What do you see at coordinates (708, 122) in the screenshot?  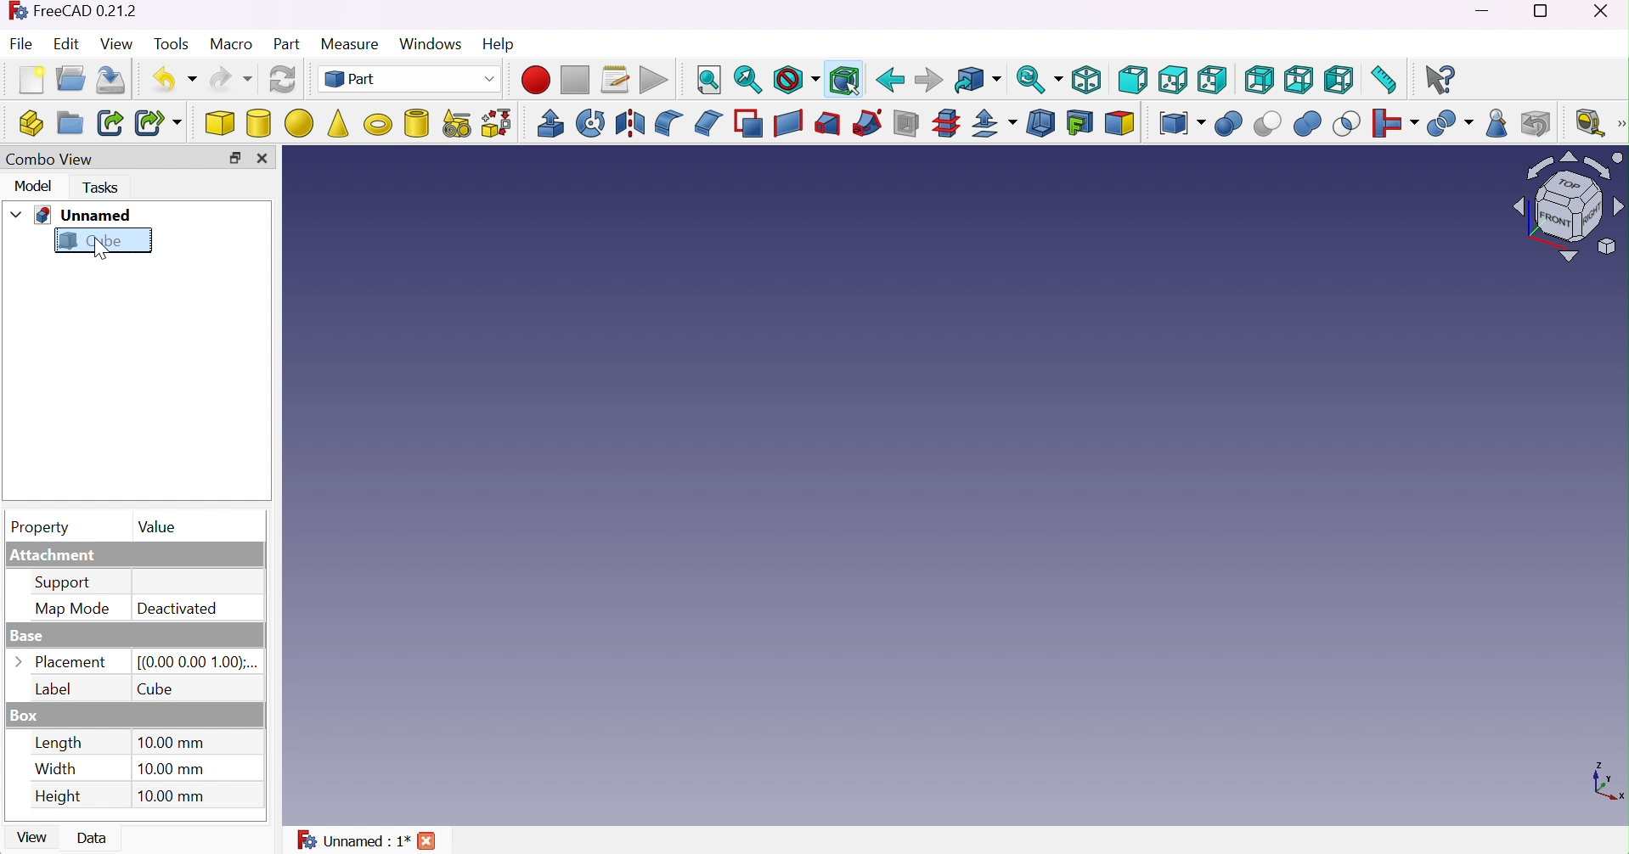 I see `Chamfer` at bounding box center [708, 122].